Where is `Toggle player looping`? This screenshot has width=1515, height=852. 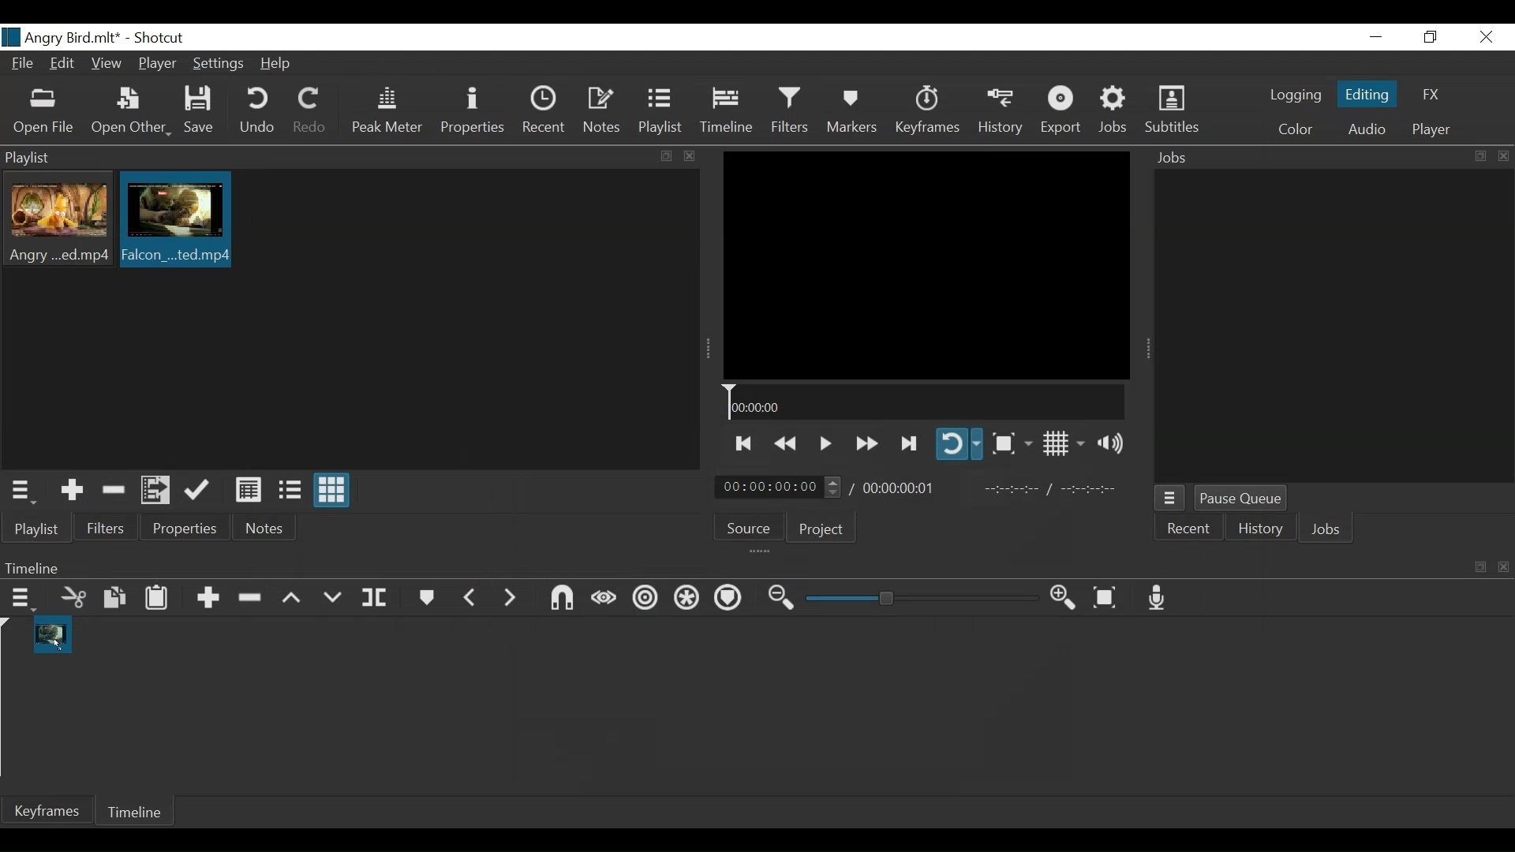
Toggle player looping is located at coordinates (959, 443).